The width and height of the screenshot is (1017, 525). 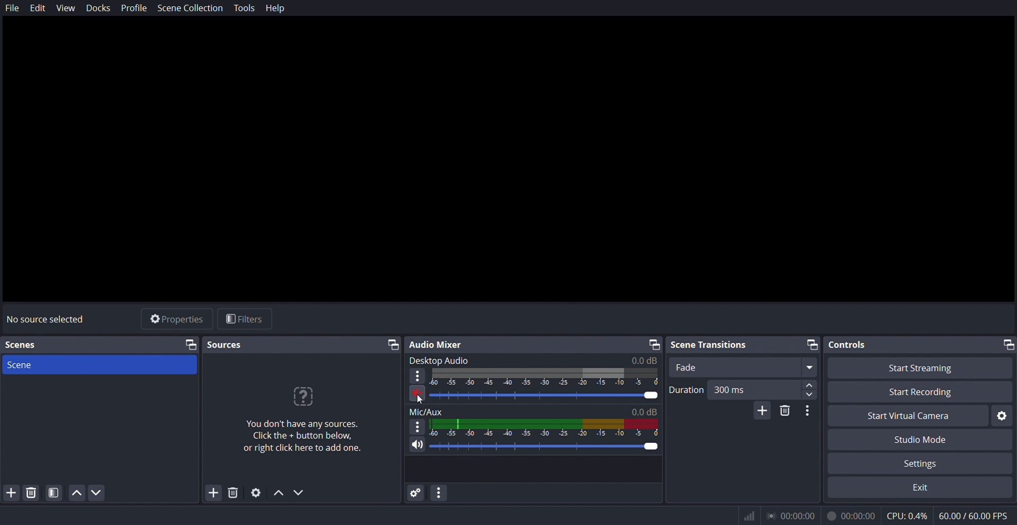 I want to click on add scene transitions, so click(x=762, y=410).